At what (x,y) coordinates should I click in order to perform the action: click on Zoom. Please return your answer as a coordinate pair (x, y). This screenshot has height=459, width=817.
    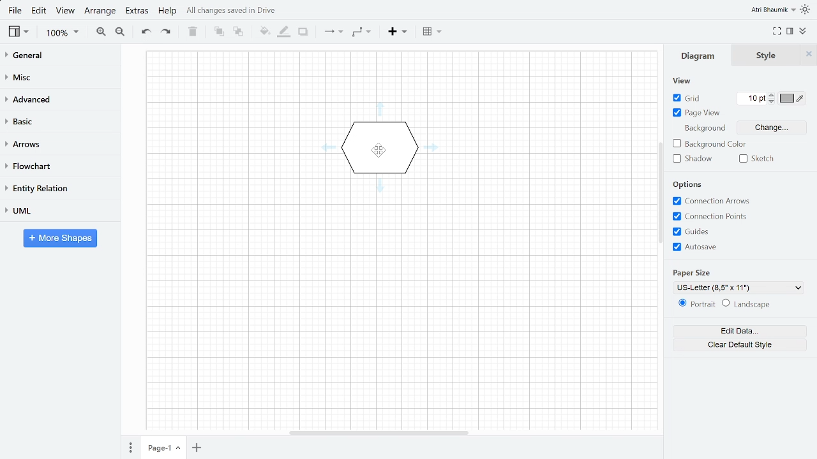
    Looking at the image, I should click on (61, 34).